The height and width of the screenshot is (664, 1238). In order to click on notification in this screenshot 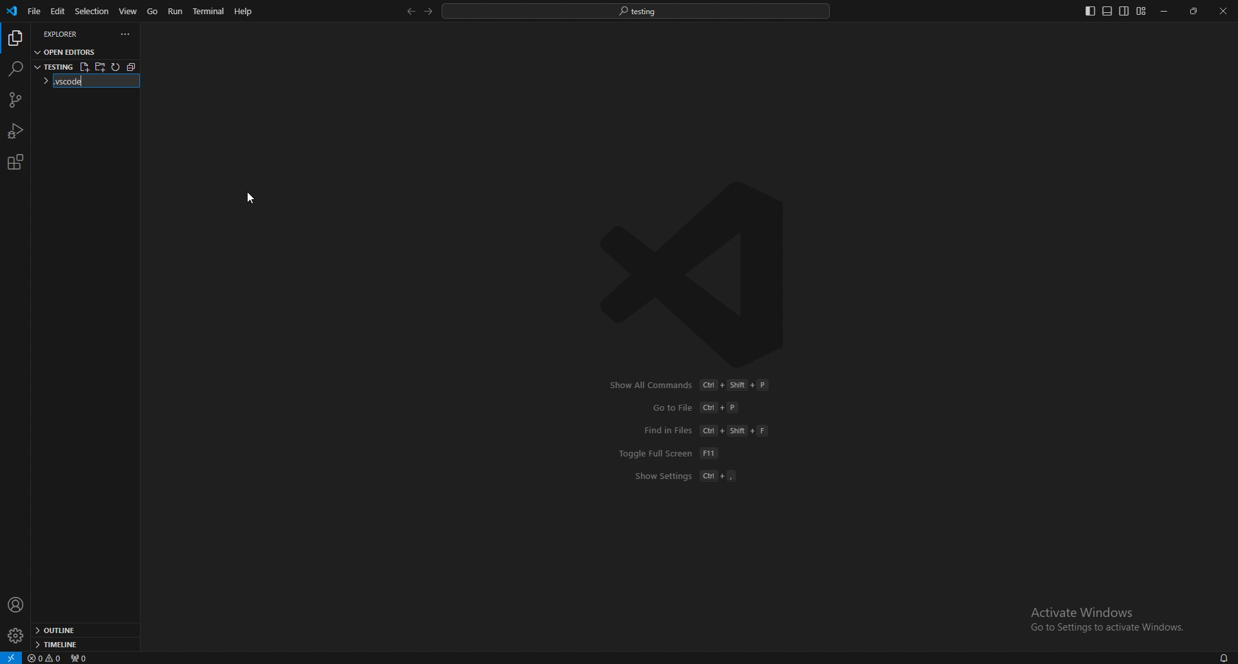, I will do `click(1223, 658)`.